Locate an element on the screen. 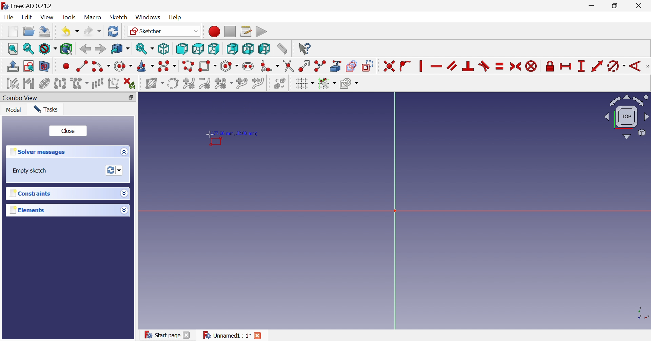 The width and height of the screenshot is (651, 341). Create external geometry is located at coordinates (336, 66).